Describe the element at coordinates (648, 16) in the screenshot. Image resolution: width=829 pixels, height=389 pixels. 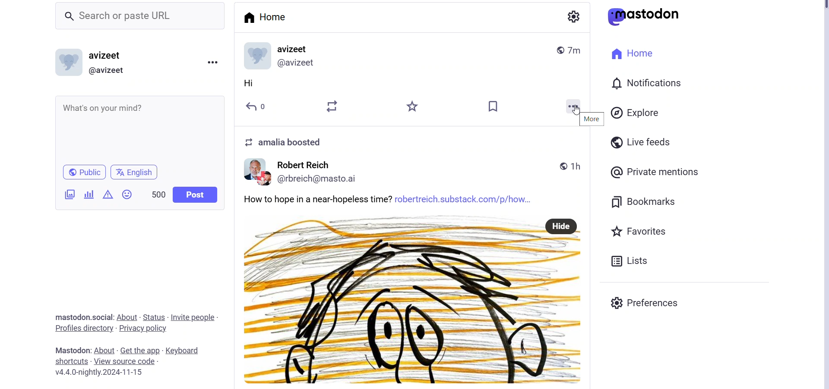
I see `Logo` at that location.